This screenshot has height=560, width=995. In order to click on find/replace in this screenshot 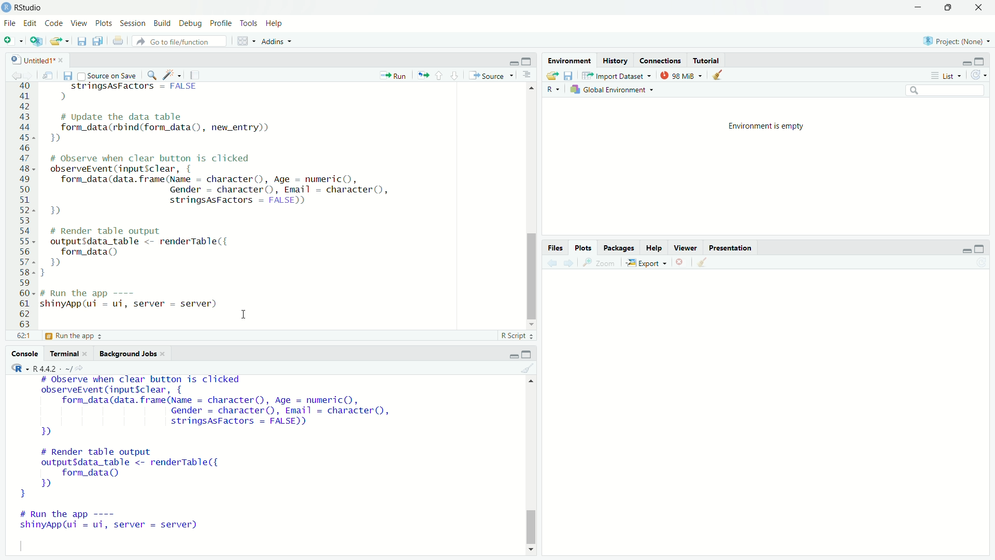, I will do `click(150, 74)`.